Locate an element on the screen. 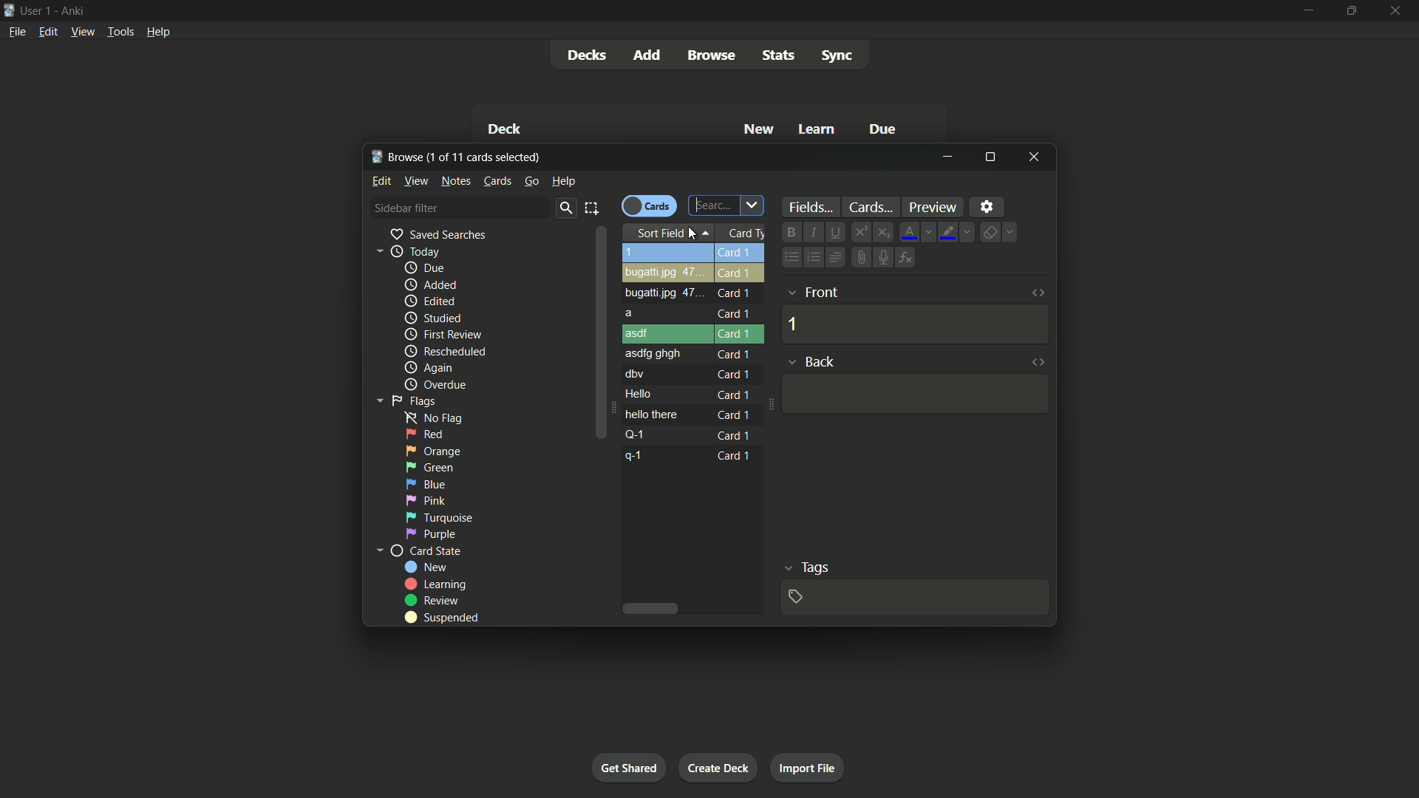  due is located at coordinates (881, 130).